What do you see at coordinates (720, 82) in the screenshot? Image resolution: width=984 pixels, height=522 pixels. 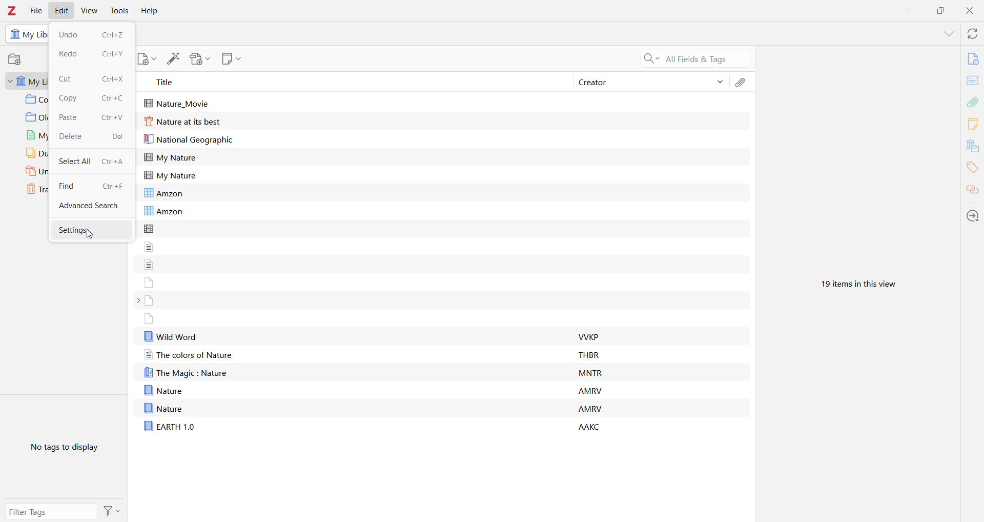 I see `Sort Items` at bounding box center [720, 82].